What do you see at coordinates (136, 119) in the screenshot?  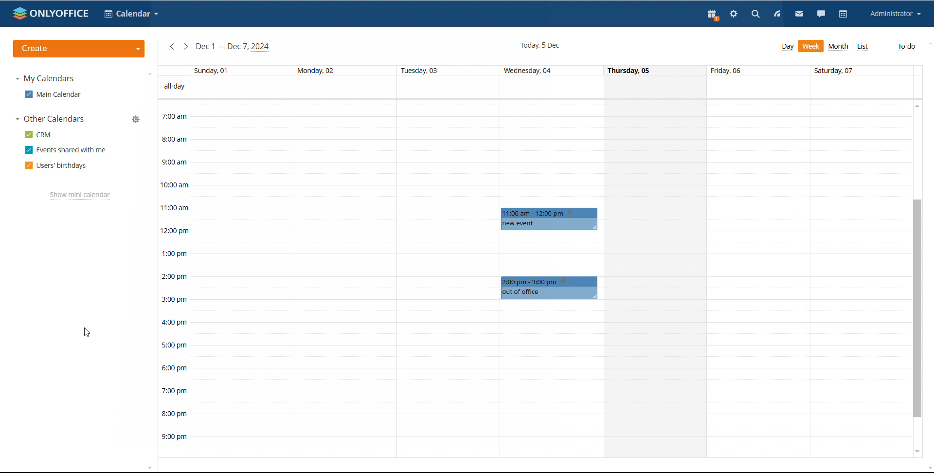 I see `manage` at bounding box center [136, 119].